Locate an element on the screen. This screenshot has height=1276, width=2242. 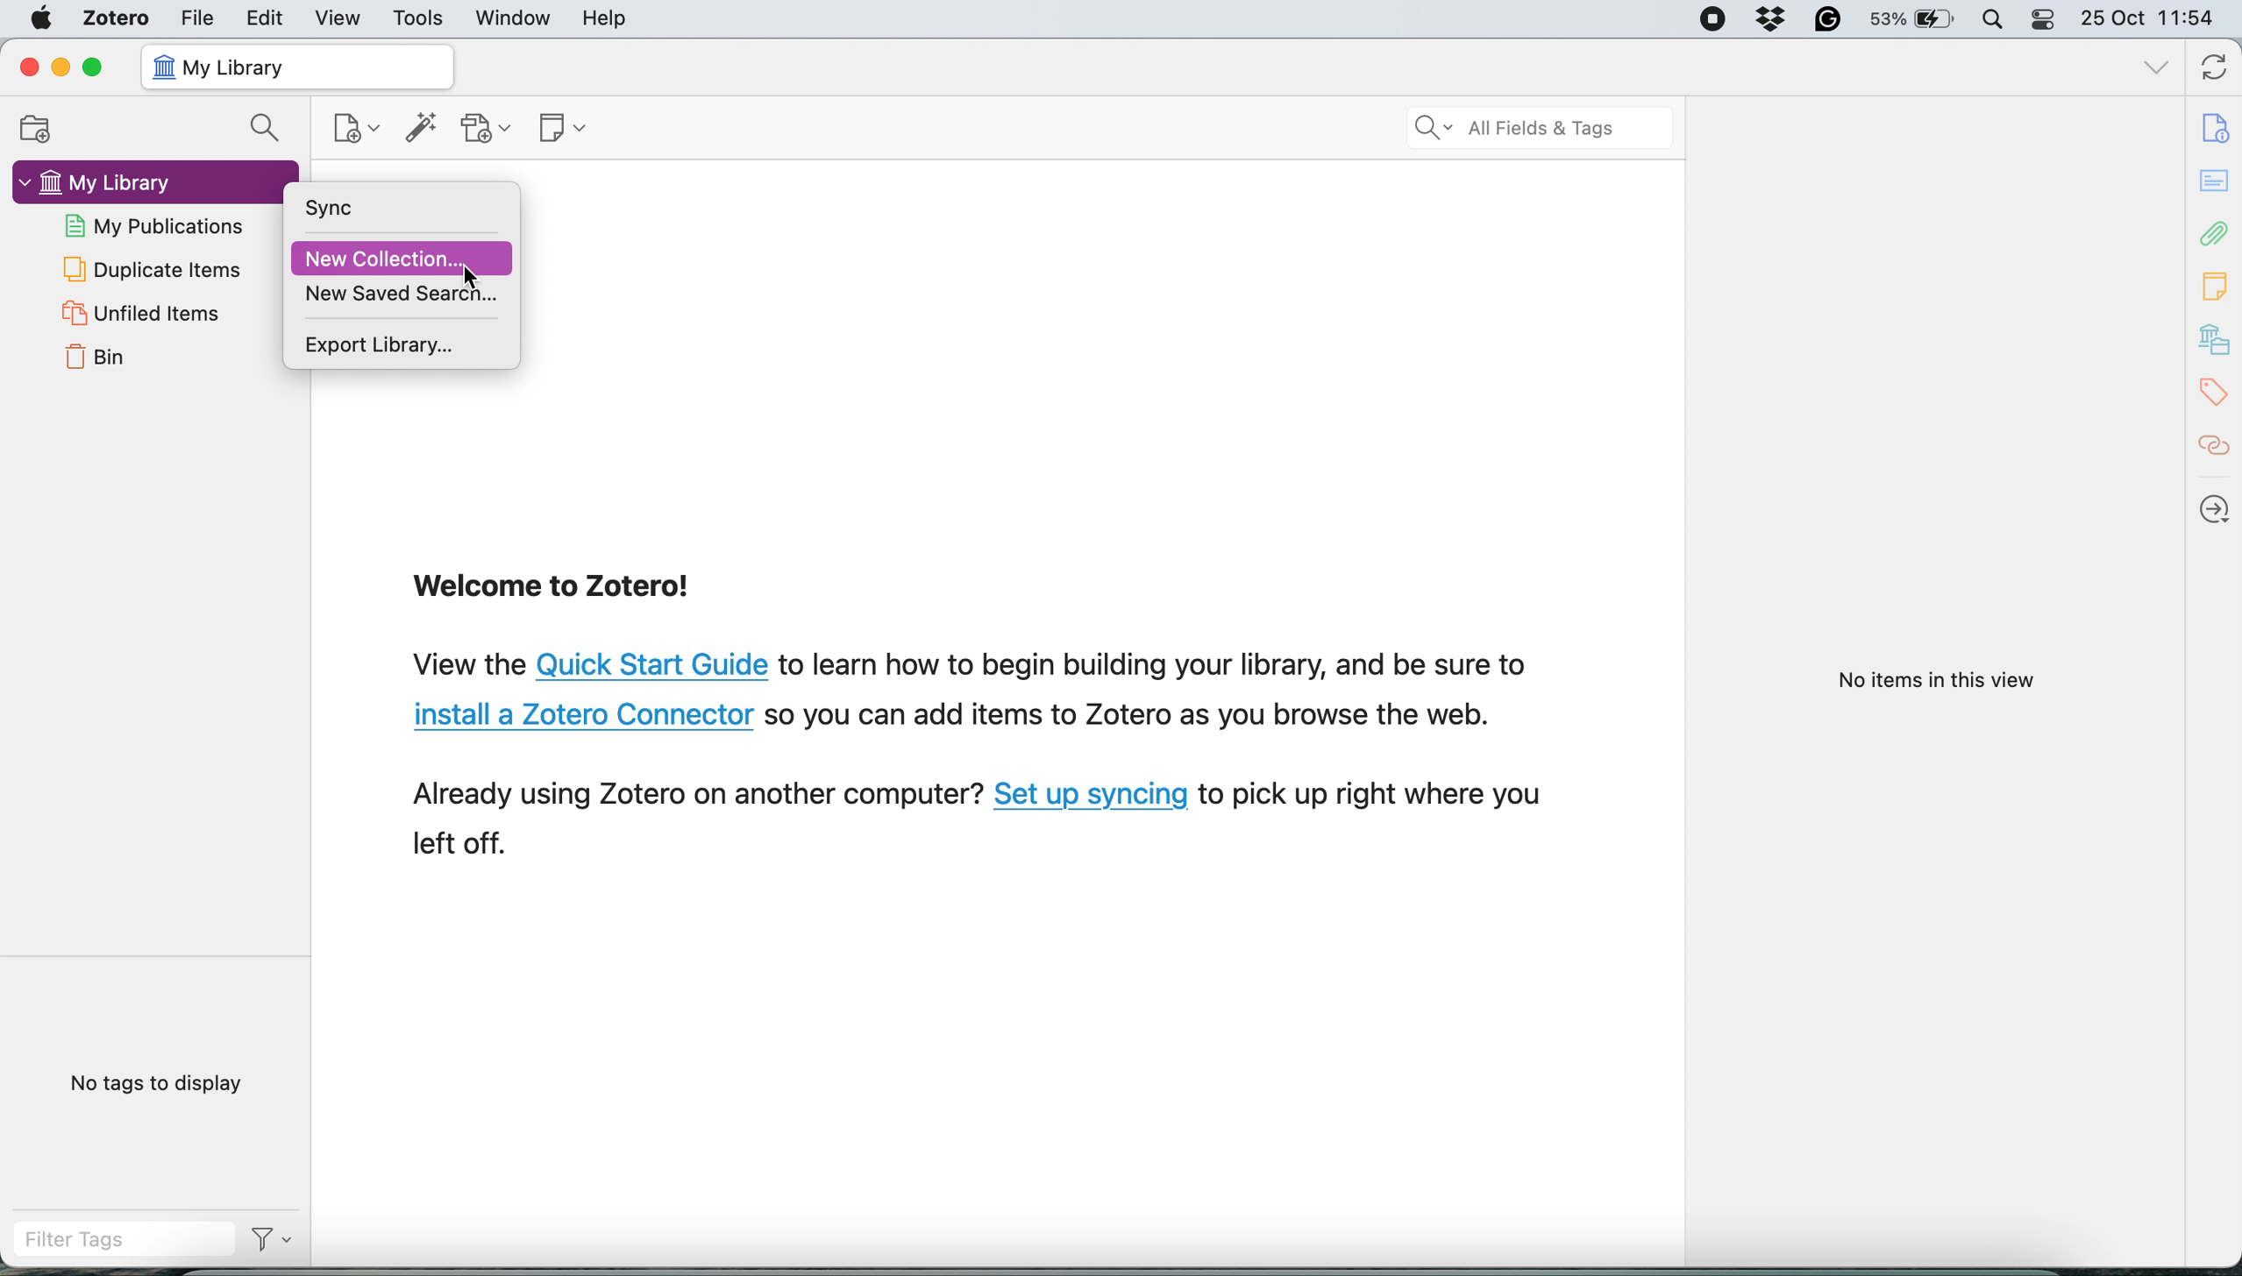
bin is located at coordinates (95, 362).